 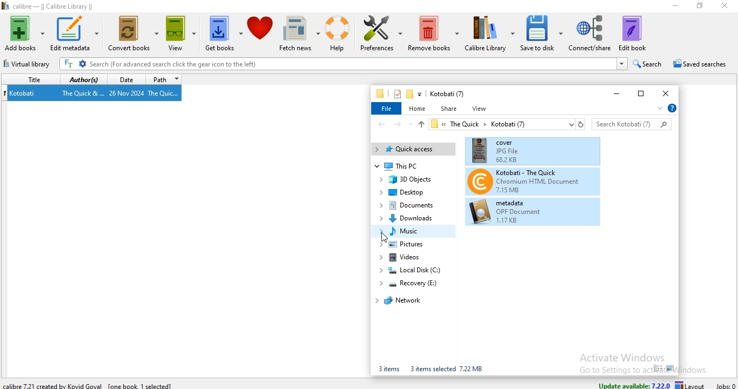 What do you see at coordinates (224, 34) in the screenshot?
I see `get books` at bounding box center [224, 34].